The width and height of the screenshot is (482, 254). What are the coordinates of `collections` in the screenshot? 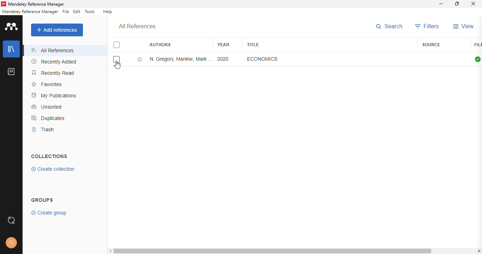 It's located at (49, 156).